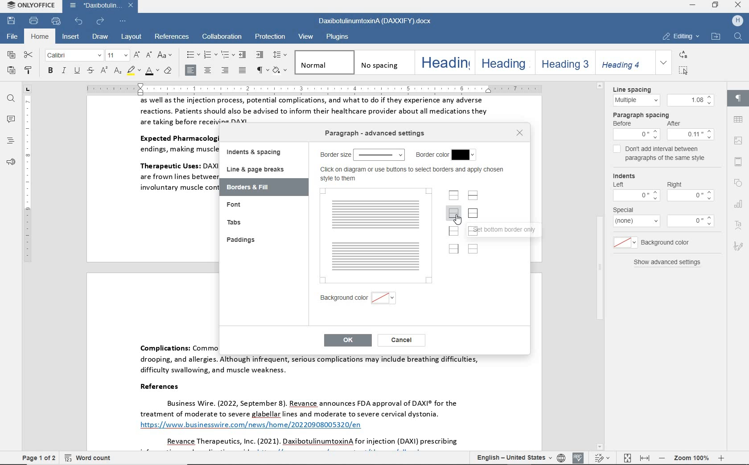 This screenshot has width=749, height=465. What do you see at coordinates (270, 36) in the screenshot?
I see `protection` at bounding box center [270, 36].